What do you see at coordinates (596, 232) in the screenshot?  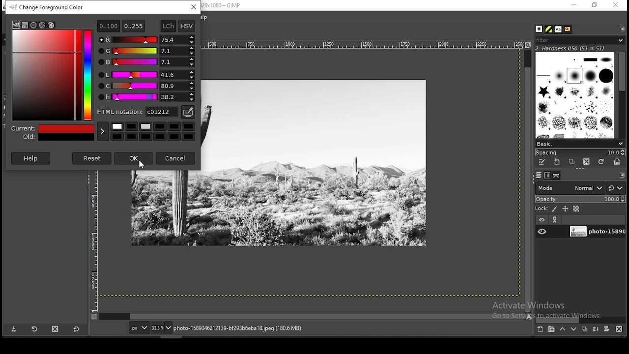 I see `layer` at bounding box center [596, 232].